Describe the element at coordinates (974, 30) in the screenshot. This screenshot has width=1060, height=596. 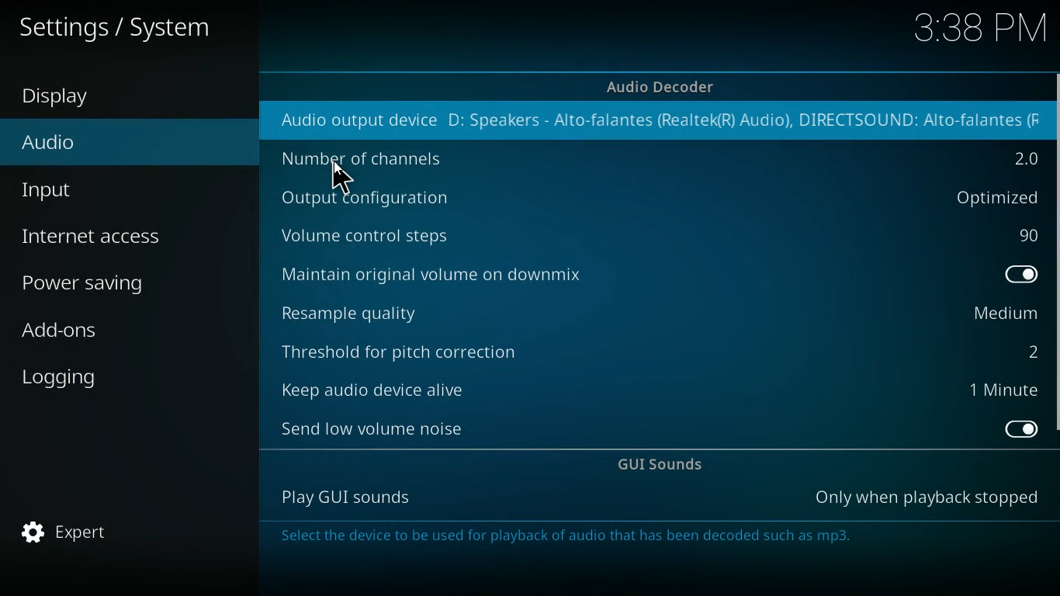
I see `3:38 Pm` at that location.